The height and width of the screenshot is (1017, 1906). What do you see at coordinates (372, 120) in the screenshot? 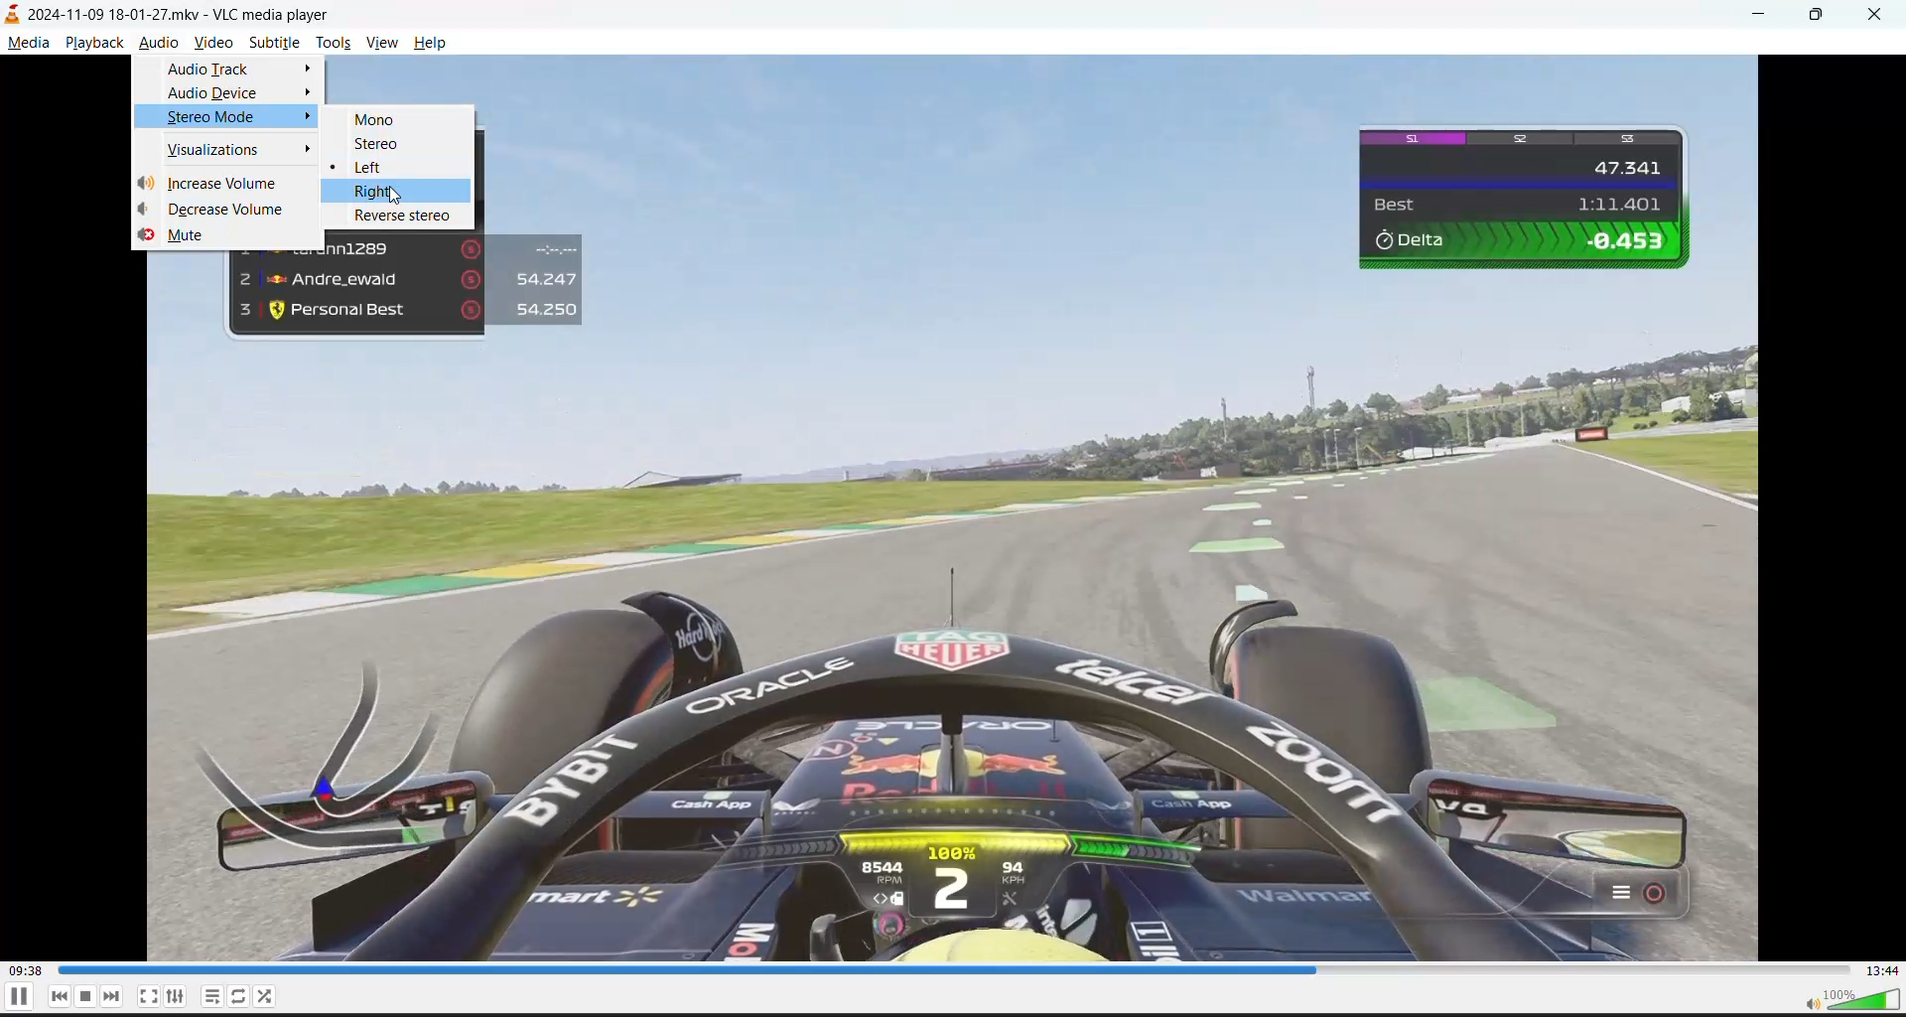
I see `mono` at bounding box center [372, 120].